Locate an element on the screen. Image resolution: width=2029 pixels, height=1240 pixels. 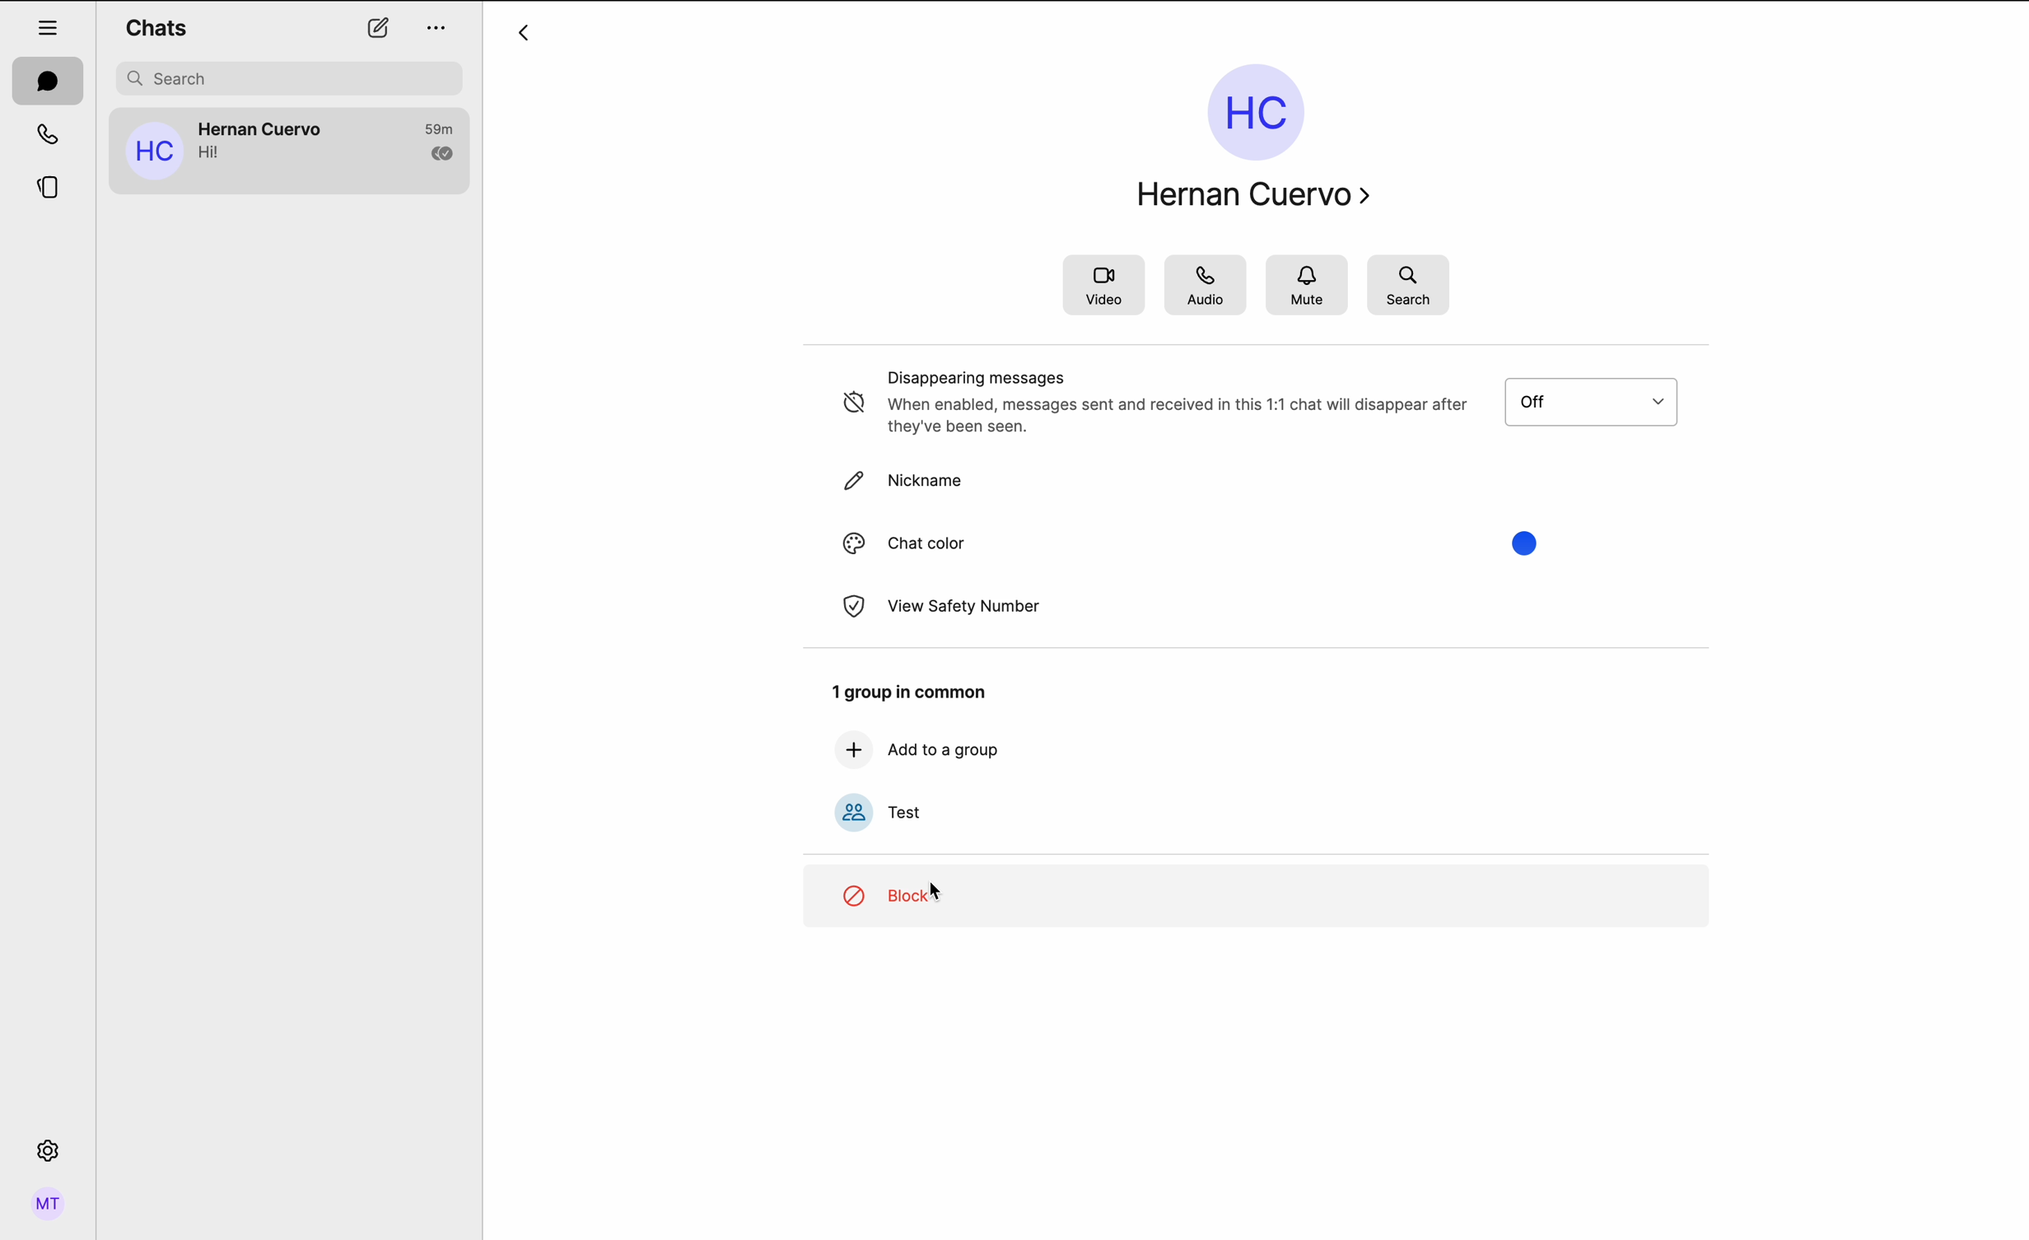
navigate arrow is located at coordinates (1372, 190).